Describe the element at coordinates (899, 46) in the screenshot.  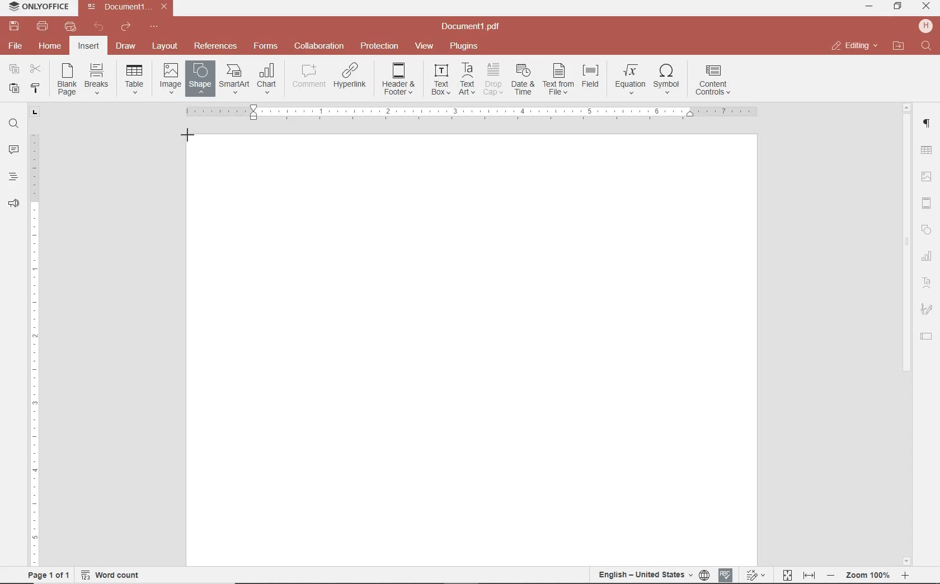
I see `open file location` at that location.